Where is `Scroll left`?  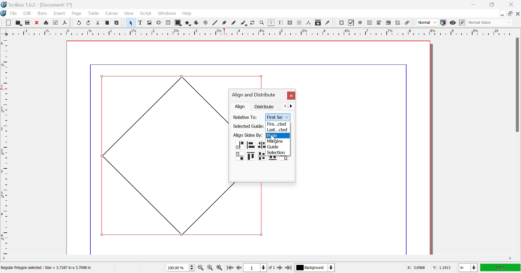
Scroll left is located at coordinates (4, 259).